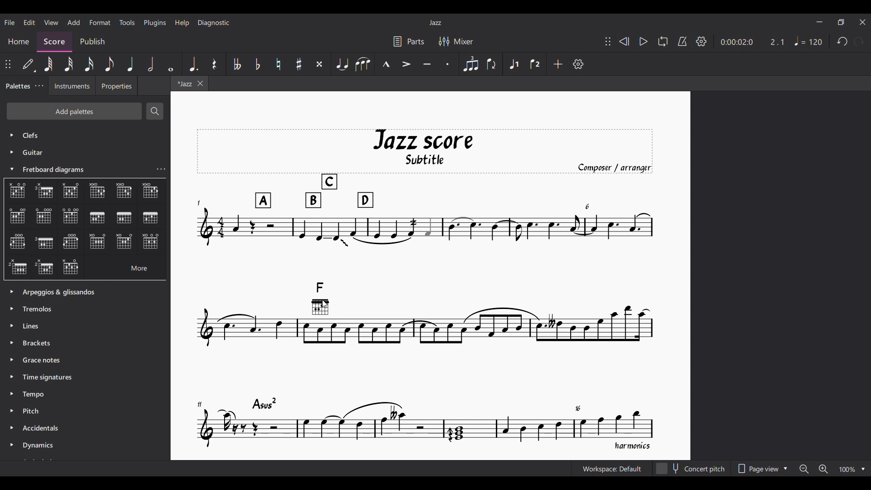 The width and height of the screenshot is (871, 490). What do you see at coordinates (38, 412) in the screenshot?
I see `Pitch` at bounding box center [38, 412].